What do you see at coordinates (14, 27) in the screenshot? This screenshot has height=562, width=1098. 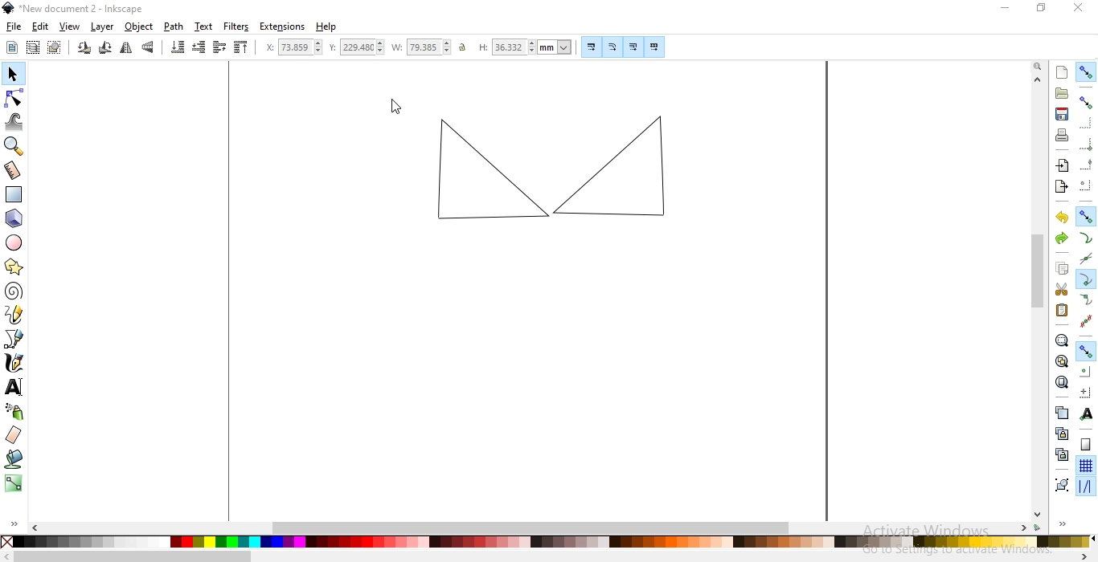 I see `file` at bounding box center [14, 27].